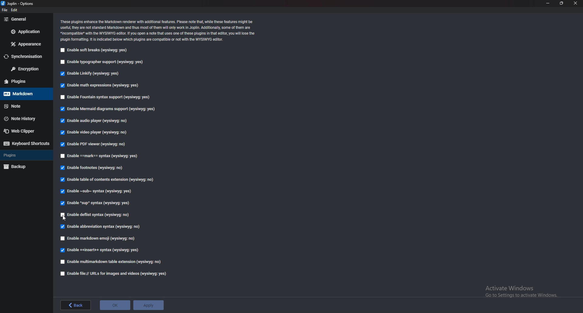 This screenshot has height=313, width=583. I want to click on enable Abbreviation Syntax, so click(101, 226).